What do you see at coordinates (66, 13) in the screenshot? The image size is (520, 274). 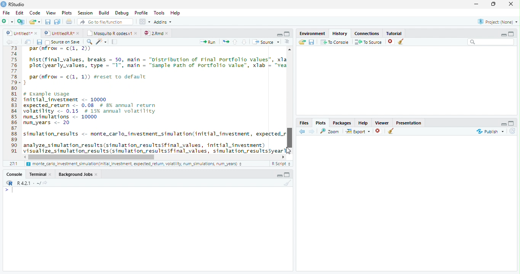 I see `Plots` at bounding box center [66, 13].